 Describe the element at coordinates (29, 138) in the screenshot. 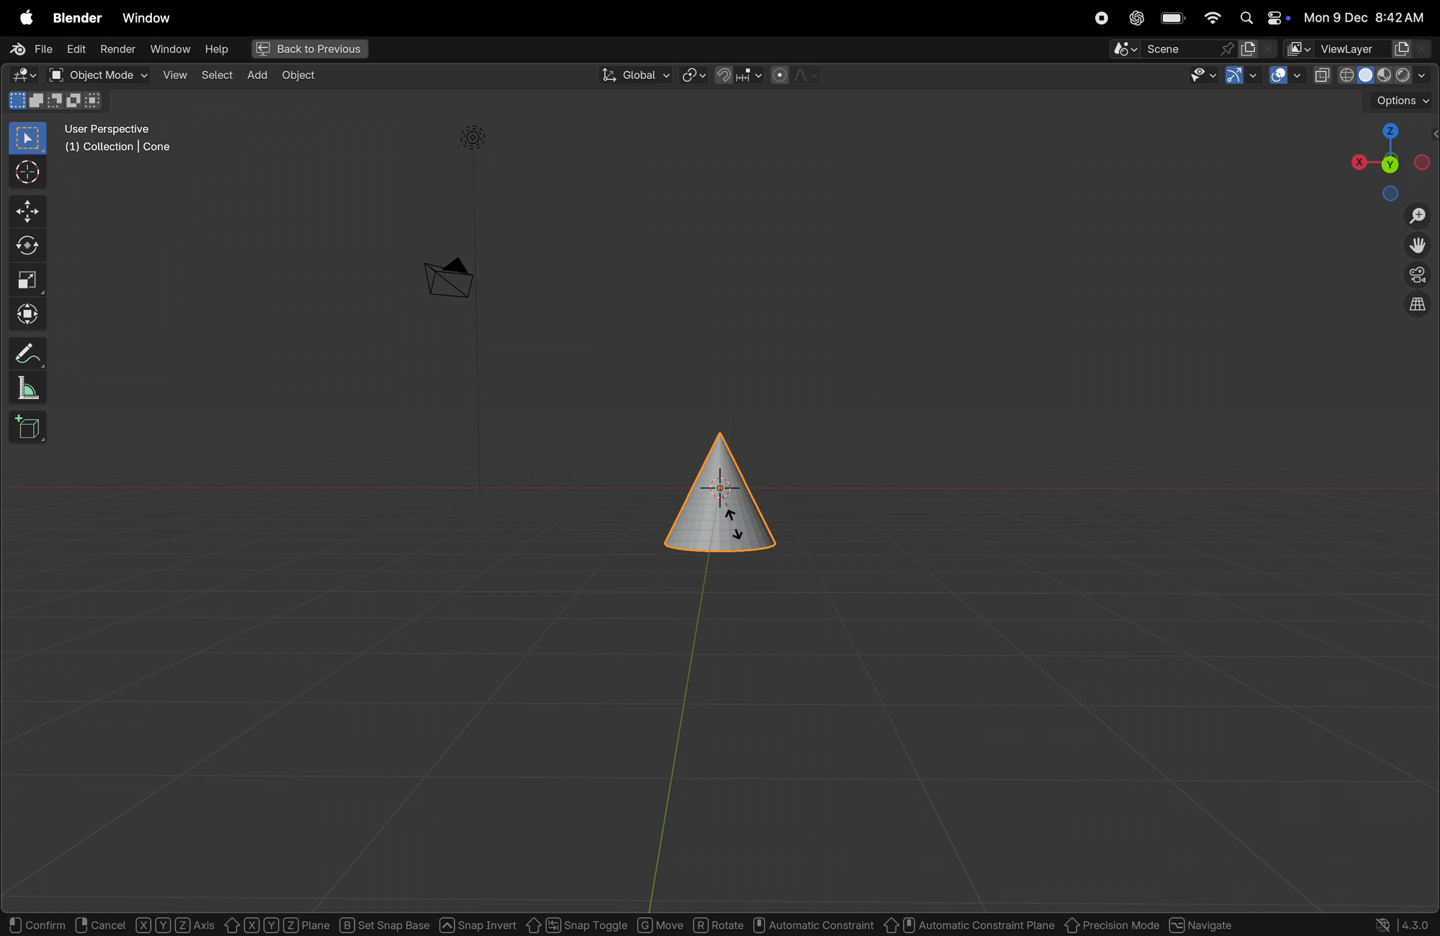

I see `select box` at that location.